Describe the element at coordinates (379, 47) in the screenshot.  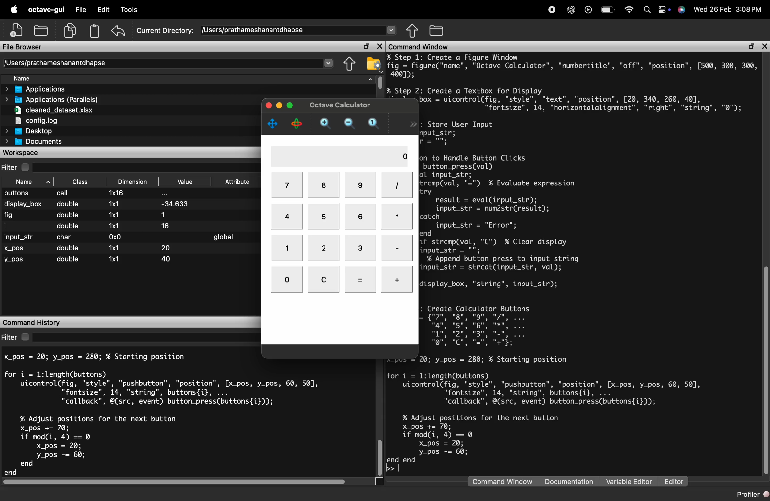
I see `close` at that location.